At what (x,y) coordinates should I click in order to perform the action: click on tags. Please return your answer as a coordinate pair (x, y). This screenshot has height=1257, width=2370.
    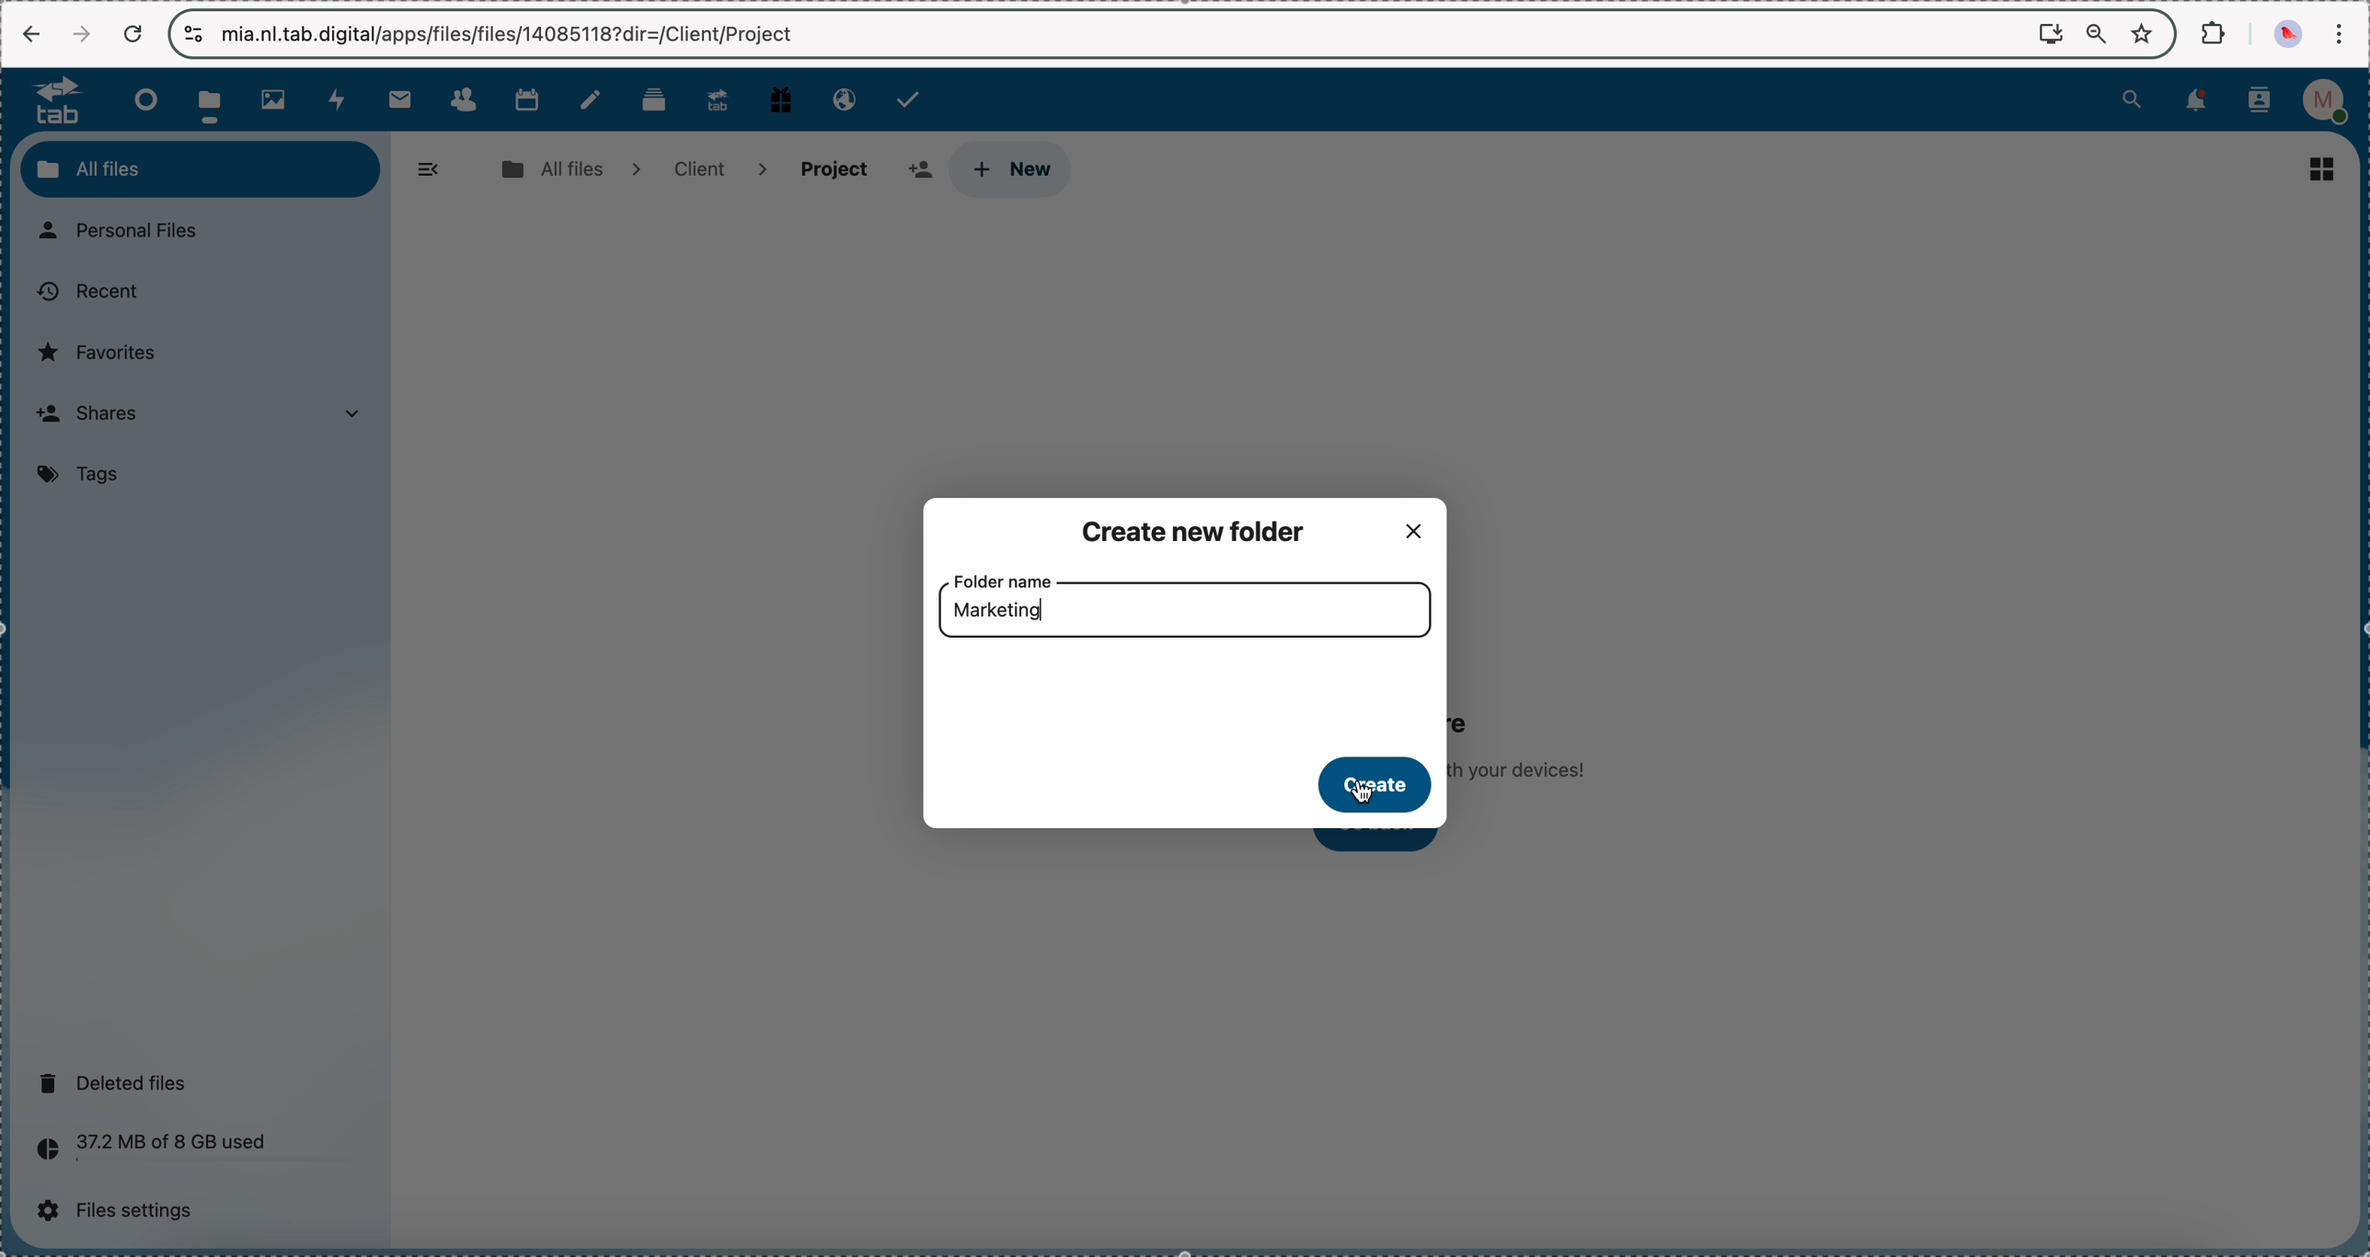
    Looking at the image, I should click on (85, 476).